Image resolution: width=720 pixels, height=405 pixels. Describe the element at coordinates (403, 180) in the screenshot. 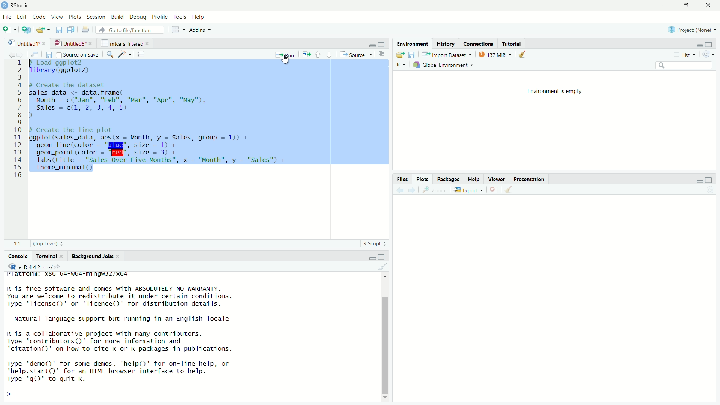

I see `files` at that location.